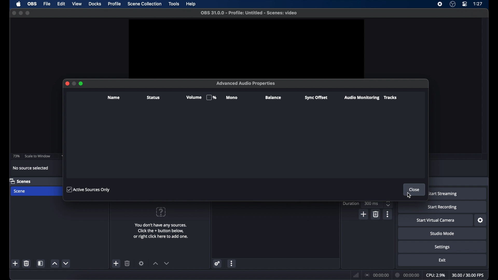 The width and height of the screenshot is (498, 280). What do you see at coordinates (407, 275) in the screenshot?
I see `duration` at bounding box center [407, 275].